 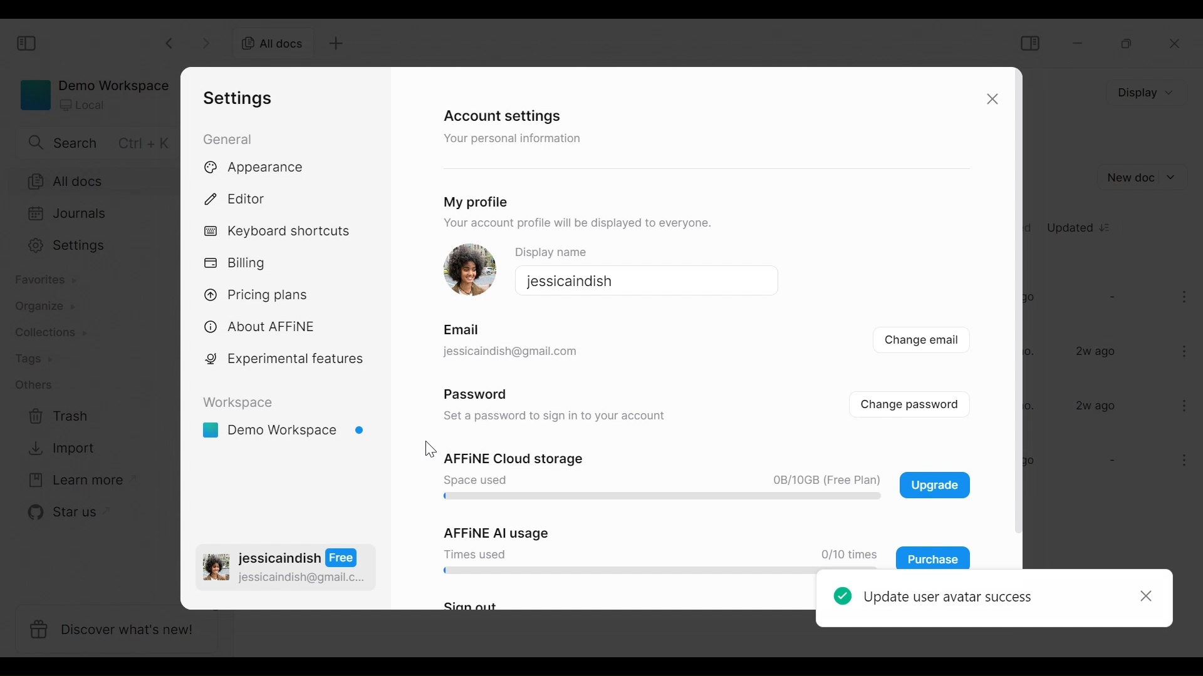 I want to click on Password, so click(x=475, y=392).